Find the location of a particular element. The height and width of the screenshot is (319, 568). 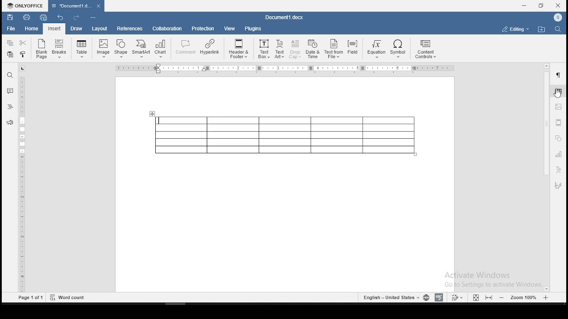

Word count is located at coordinates (67, 297).